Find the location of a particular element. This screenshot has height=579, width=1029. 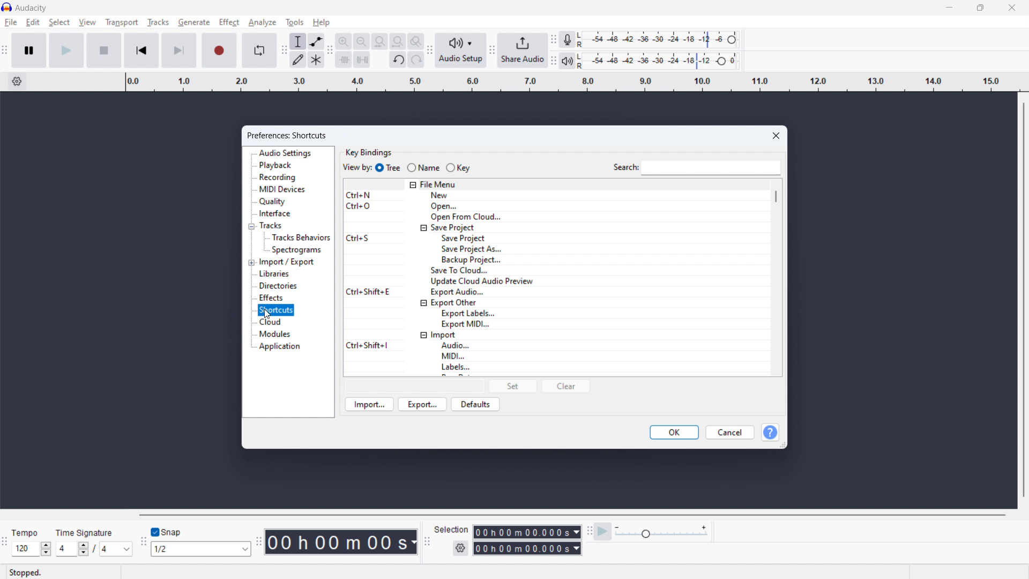

start time duration is located at coordinates (520, 531).